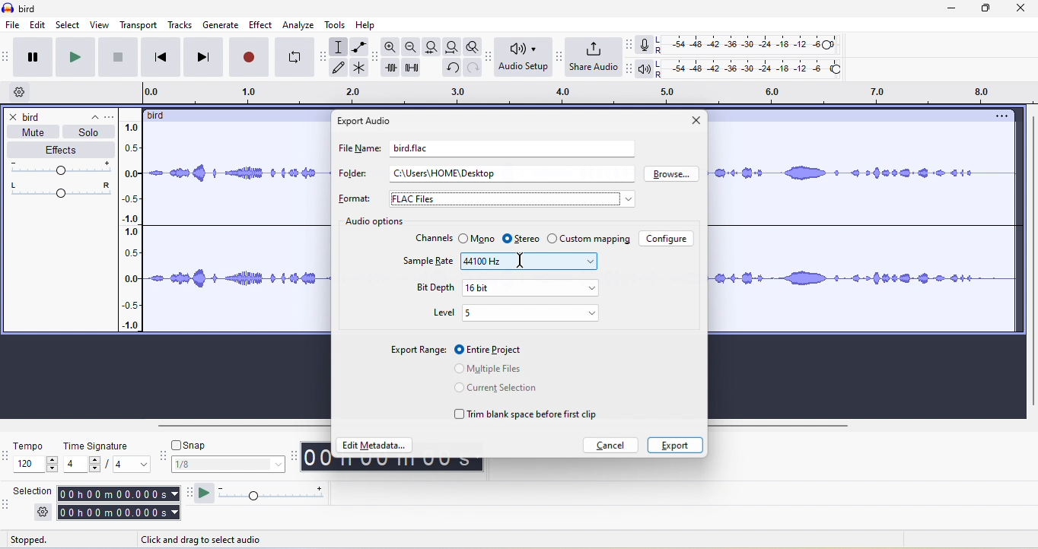 The image size is (1038, 549). Describe the element at coordinates (470, 72) in the screenshot. I see `redo` at that location.